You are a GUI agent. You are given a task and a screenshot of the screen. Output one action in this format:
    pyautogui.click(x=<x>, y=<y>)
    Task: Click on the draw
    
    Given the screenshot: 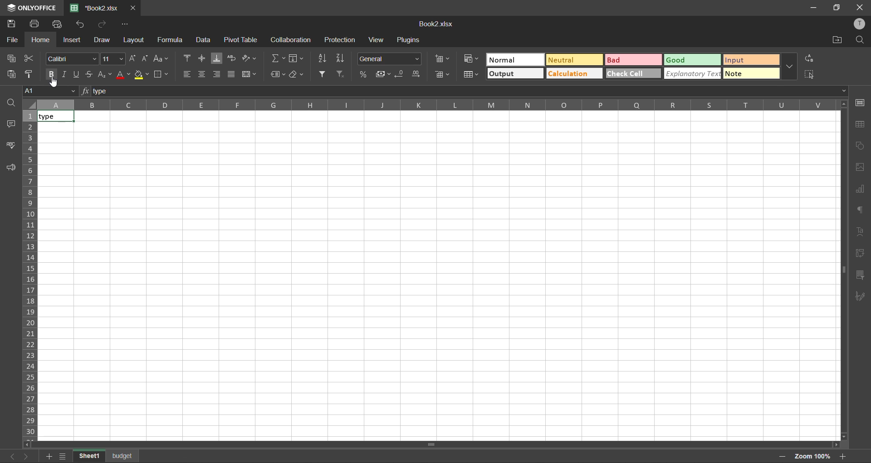 What is the action you would take?
    pyautogui.click(x=103, y=40)
    